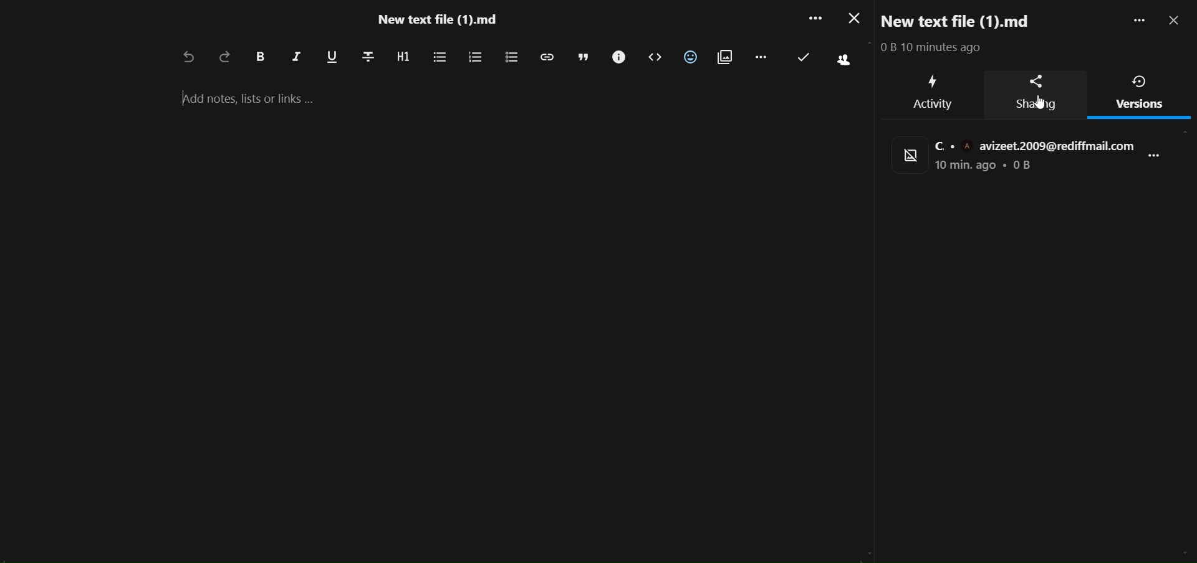  Describe the element at coordinates (812, 21) in the screenshot. I see `more` at that location.